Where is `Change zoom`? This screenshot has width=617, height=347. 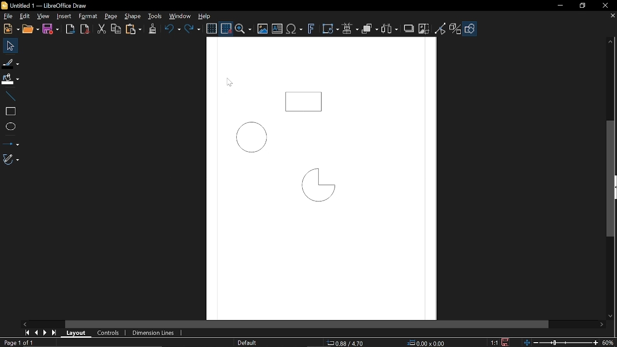
Change zoom is located at coordinates (559, 342).